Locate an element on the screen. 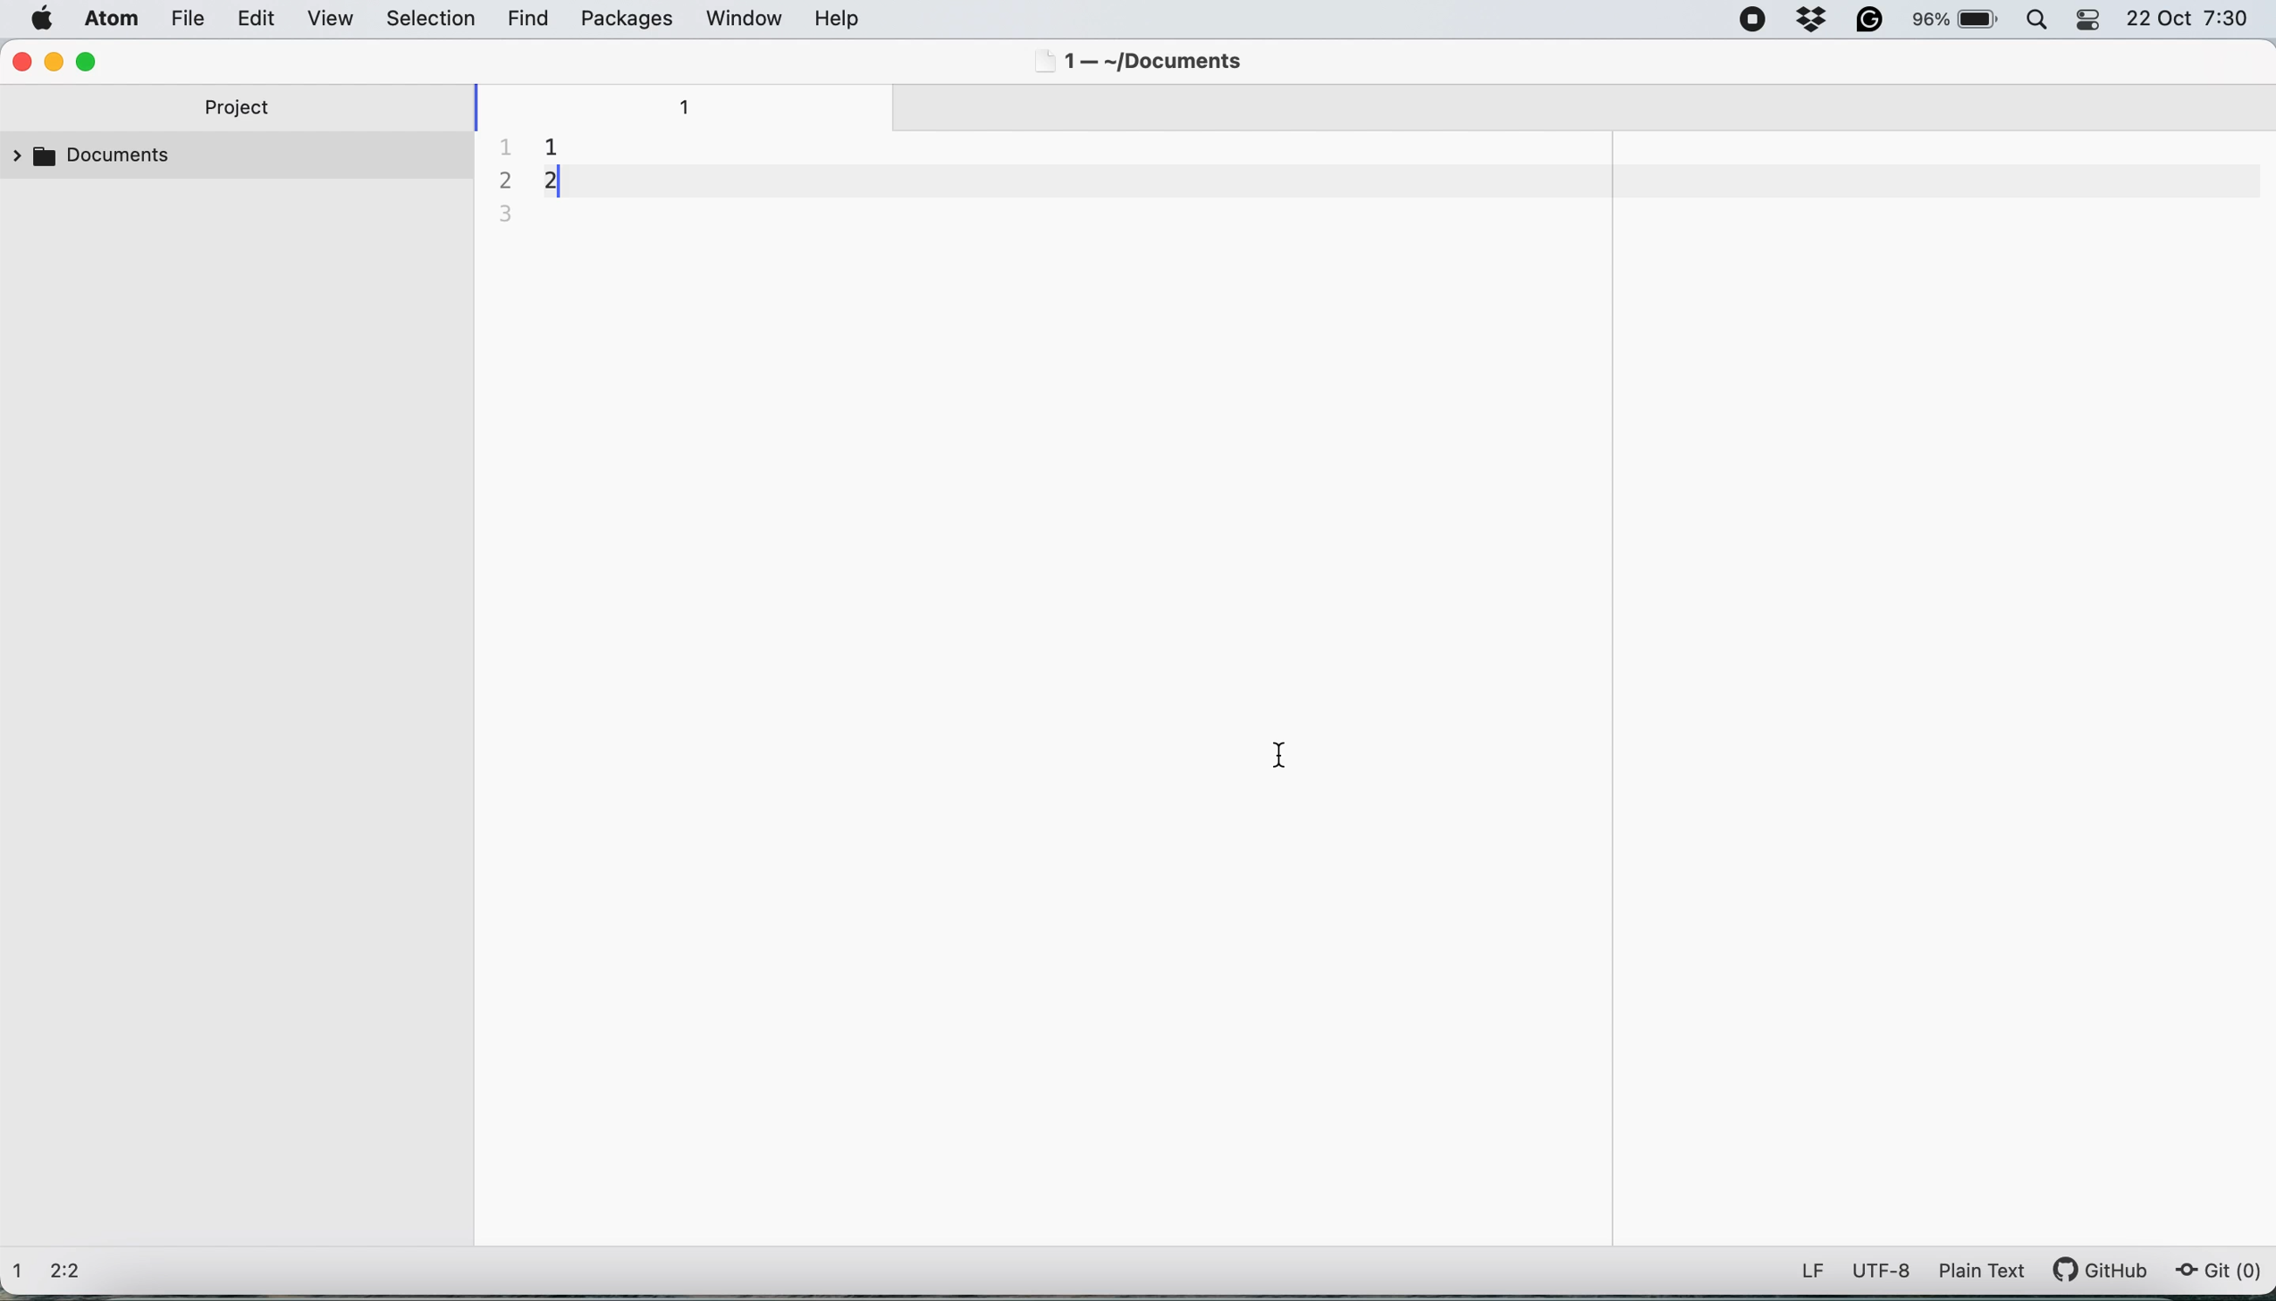  documents is located at coordinates (97, 161).